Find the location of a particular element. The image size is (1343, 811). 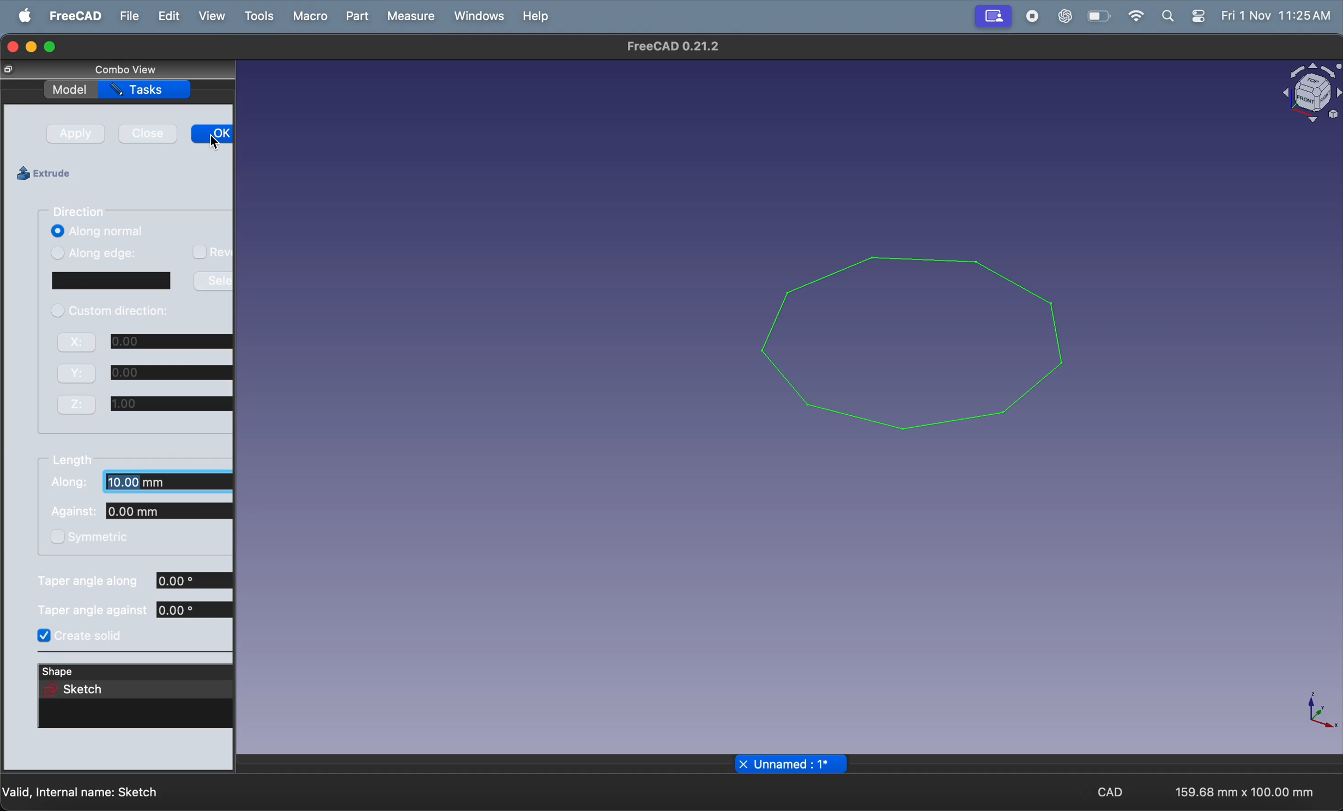

help is located at coordinates (536, 16).